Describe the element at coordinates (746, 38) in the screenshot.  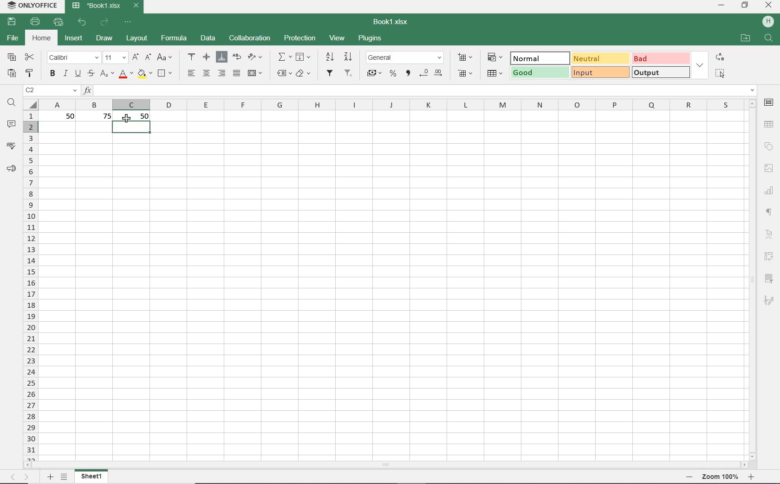
I see `open file location` at that location.